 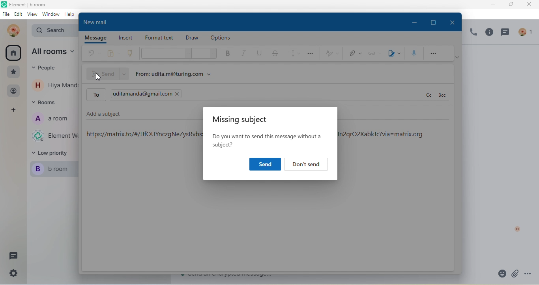 What do you see at coordinates (130, 54) in the screenshot?
I see `clone` at bounding box center [130, 54].